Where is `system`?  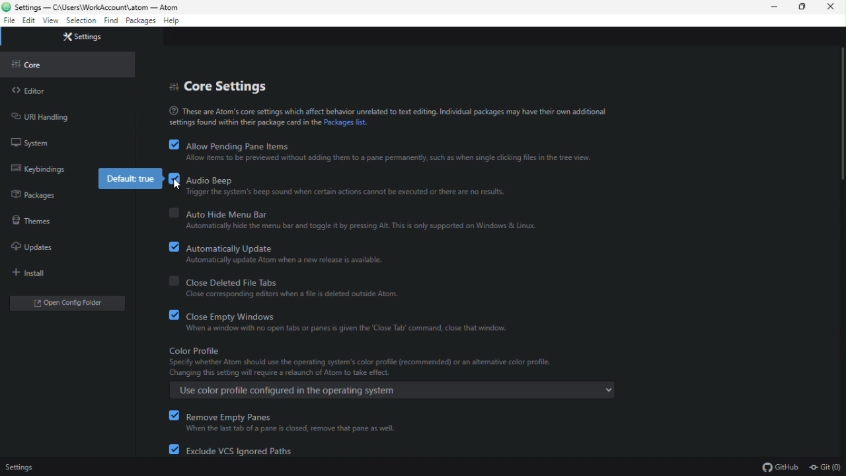
system is located at coordinates (32, 143).